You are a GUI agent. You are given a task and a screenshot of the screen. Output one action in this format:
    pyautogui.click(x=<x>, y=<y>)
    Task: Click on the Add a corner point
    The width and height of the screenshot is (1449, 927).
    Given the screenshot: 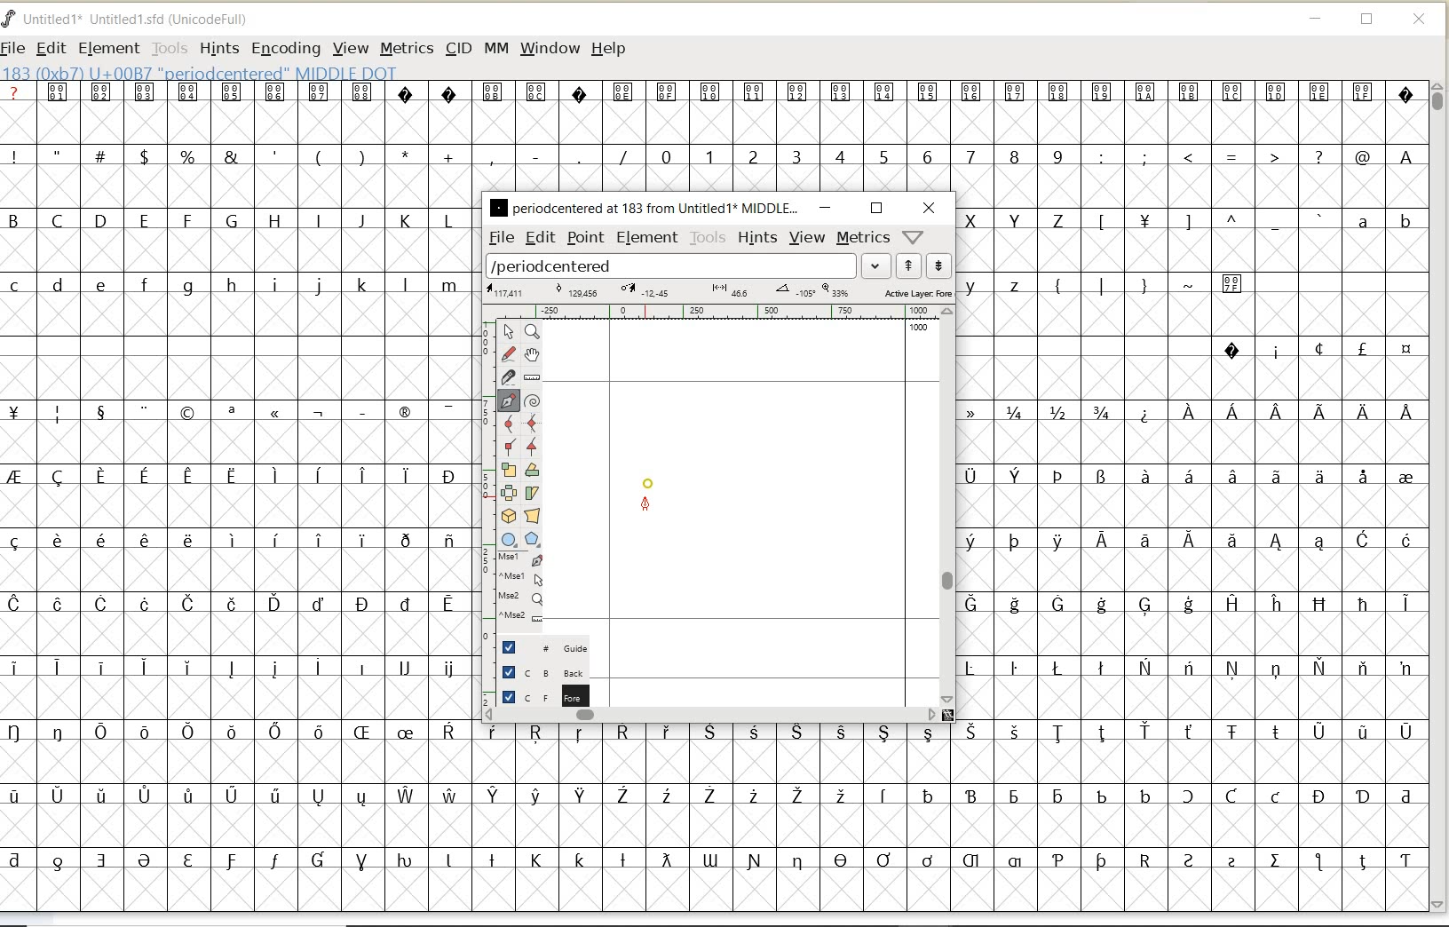 What is the action you would take?
    pyautogui.click(x=532, y=445)
    